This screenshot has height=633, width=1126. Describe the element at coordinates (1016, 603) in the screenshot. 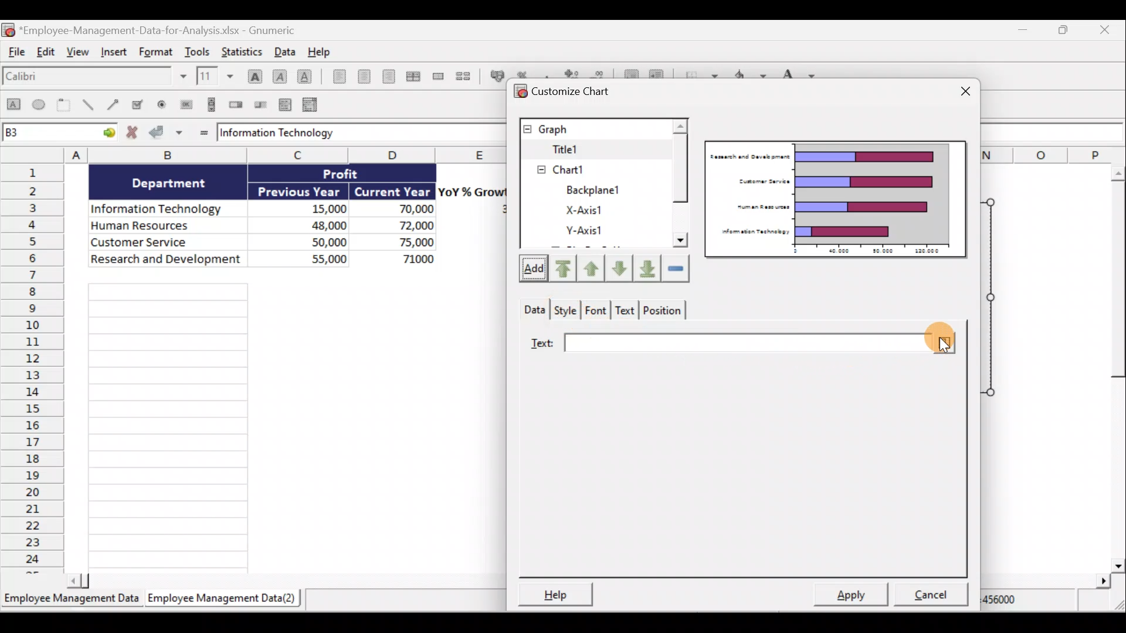

I see `456000` at that location.